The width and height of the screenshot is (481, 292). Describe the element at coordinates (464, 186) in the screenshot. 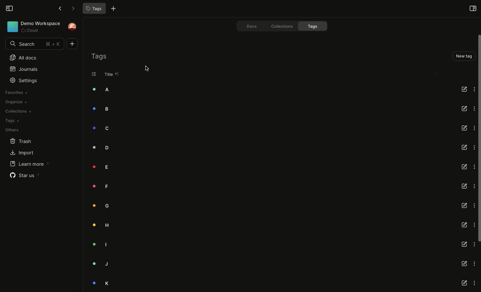

I see `Rename` at that location.